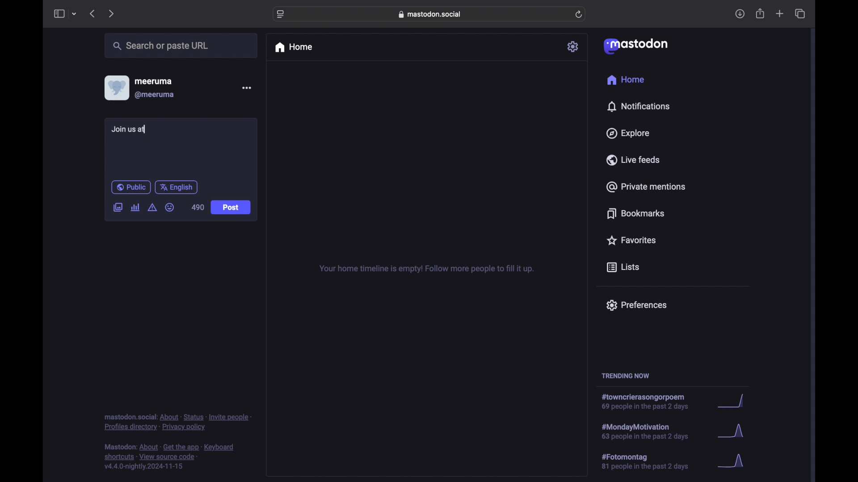 The height and width of the screenshot is (482, 858). Describe the element at coordinates (135, 207) in the screenshot. I see `add  poll` at that location.